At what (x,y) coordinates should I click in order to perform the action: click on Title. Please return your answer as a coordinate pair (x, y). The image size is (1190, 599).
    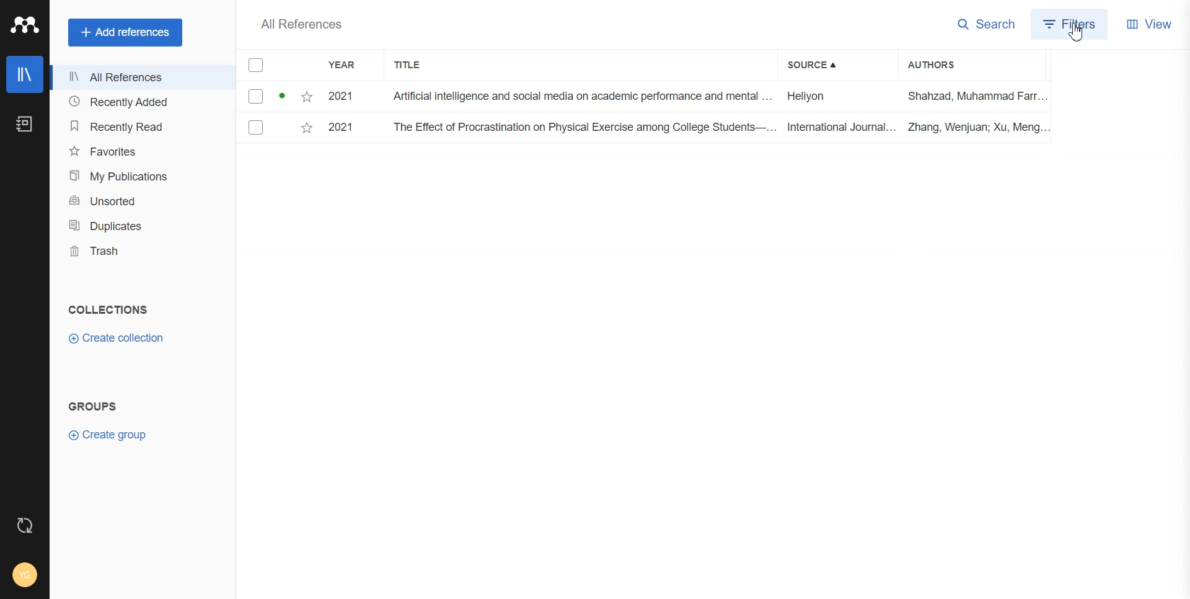
    Looking at the image, I should click on (414, 66).